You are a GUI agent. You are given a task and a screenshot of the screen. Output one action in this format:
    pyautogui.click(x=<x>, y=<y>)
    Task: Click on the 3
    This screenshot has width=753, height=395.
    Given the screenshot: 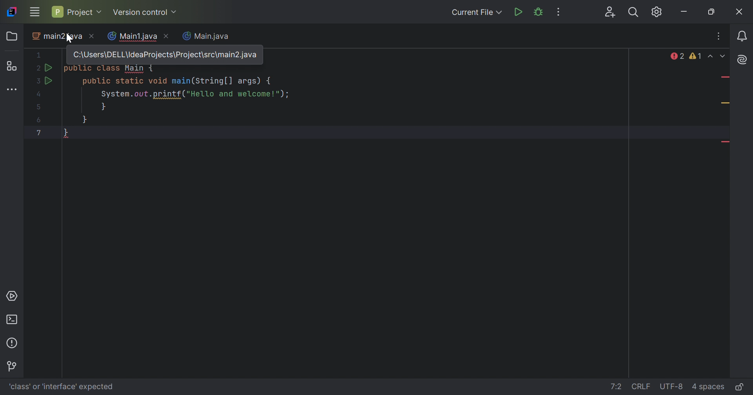 What is the action you would take?
    pyautogui.click(x=37, y=81)
    